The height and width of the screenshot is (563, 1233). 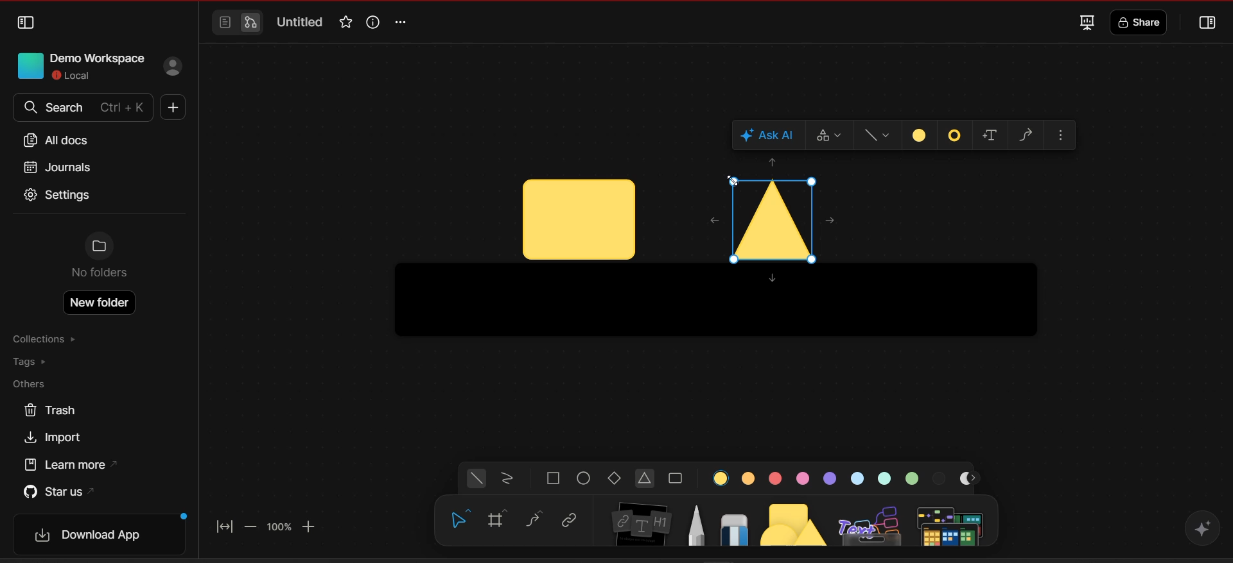 What do you see at coordinates (58, 196) in the screenshot?
I see `settings` at bounding box center [58, 196].